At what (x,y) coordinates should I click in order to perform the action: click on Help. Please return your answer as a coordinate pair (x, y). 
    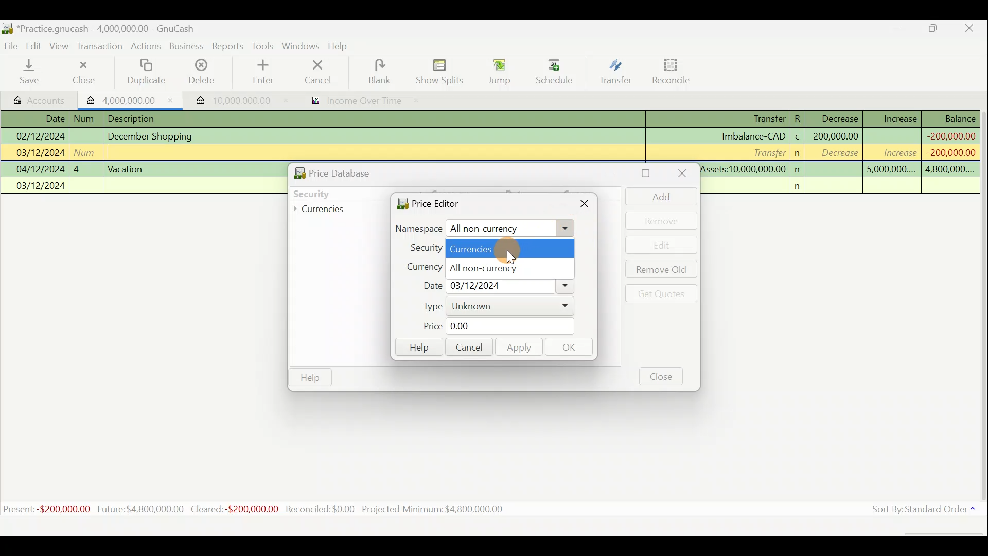
    Looking at the image, I should click on (342, 47).